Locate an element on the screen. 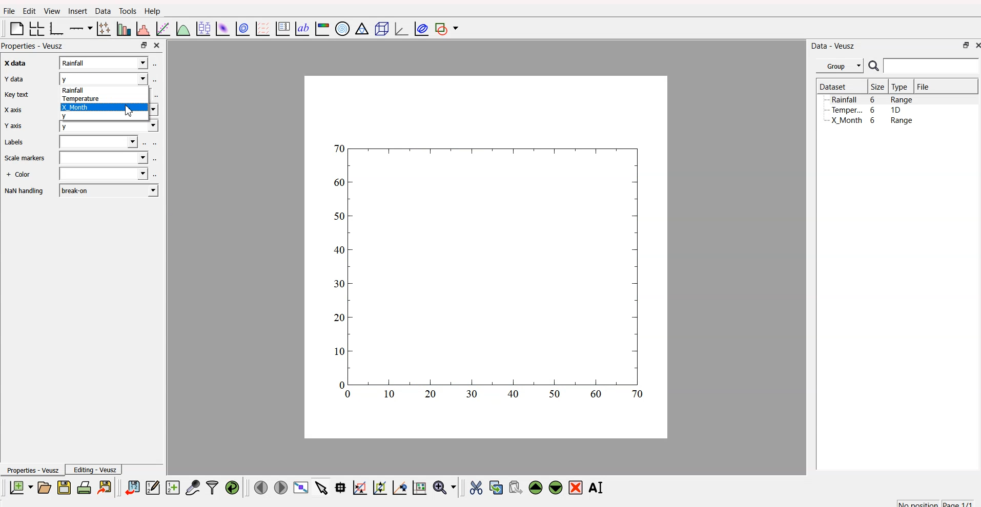 The width and height of the screenshot is (981, 507). text label is located at coordinates (301, 29).